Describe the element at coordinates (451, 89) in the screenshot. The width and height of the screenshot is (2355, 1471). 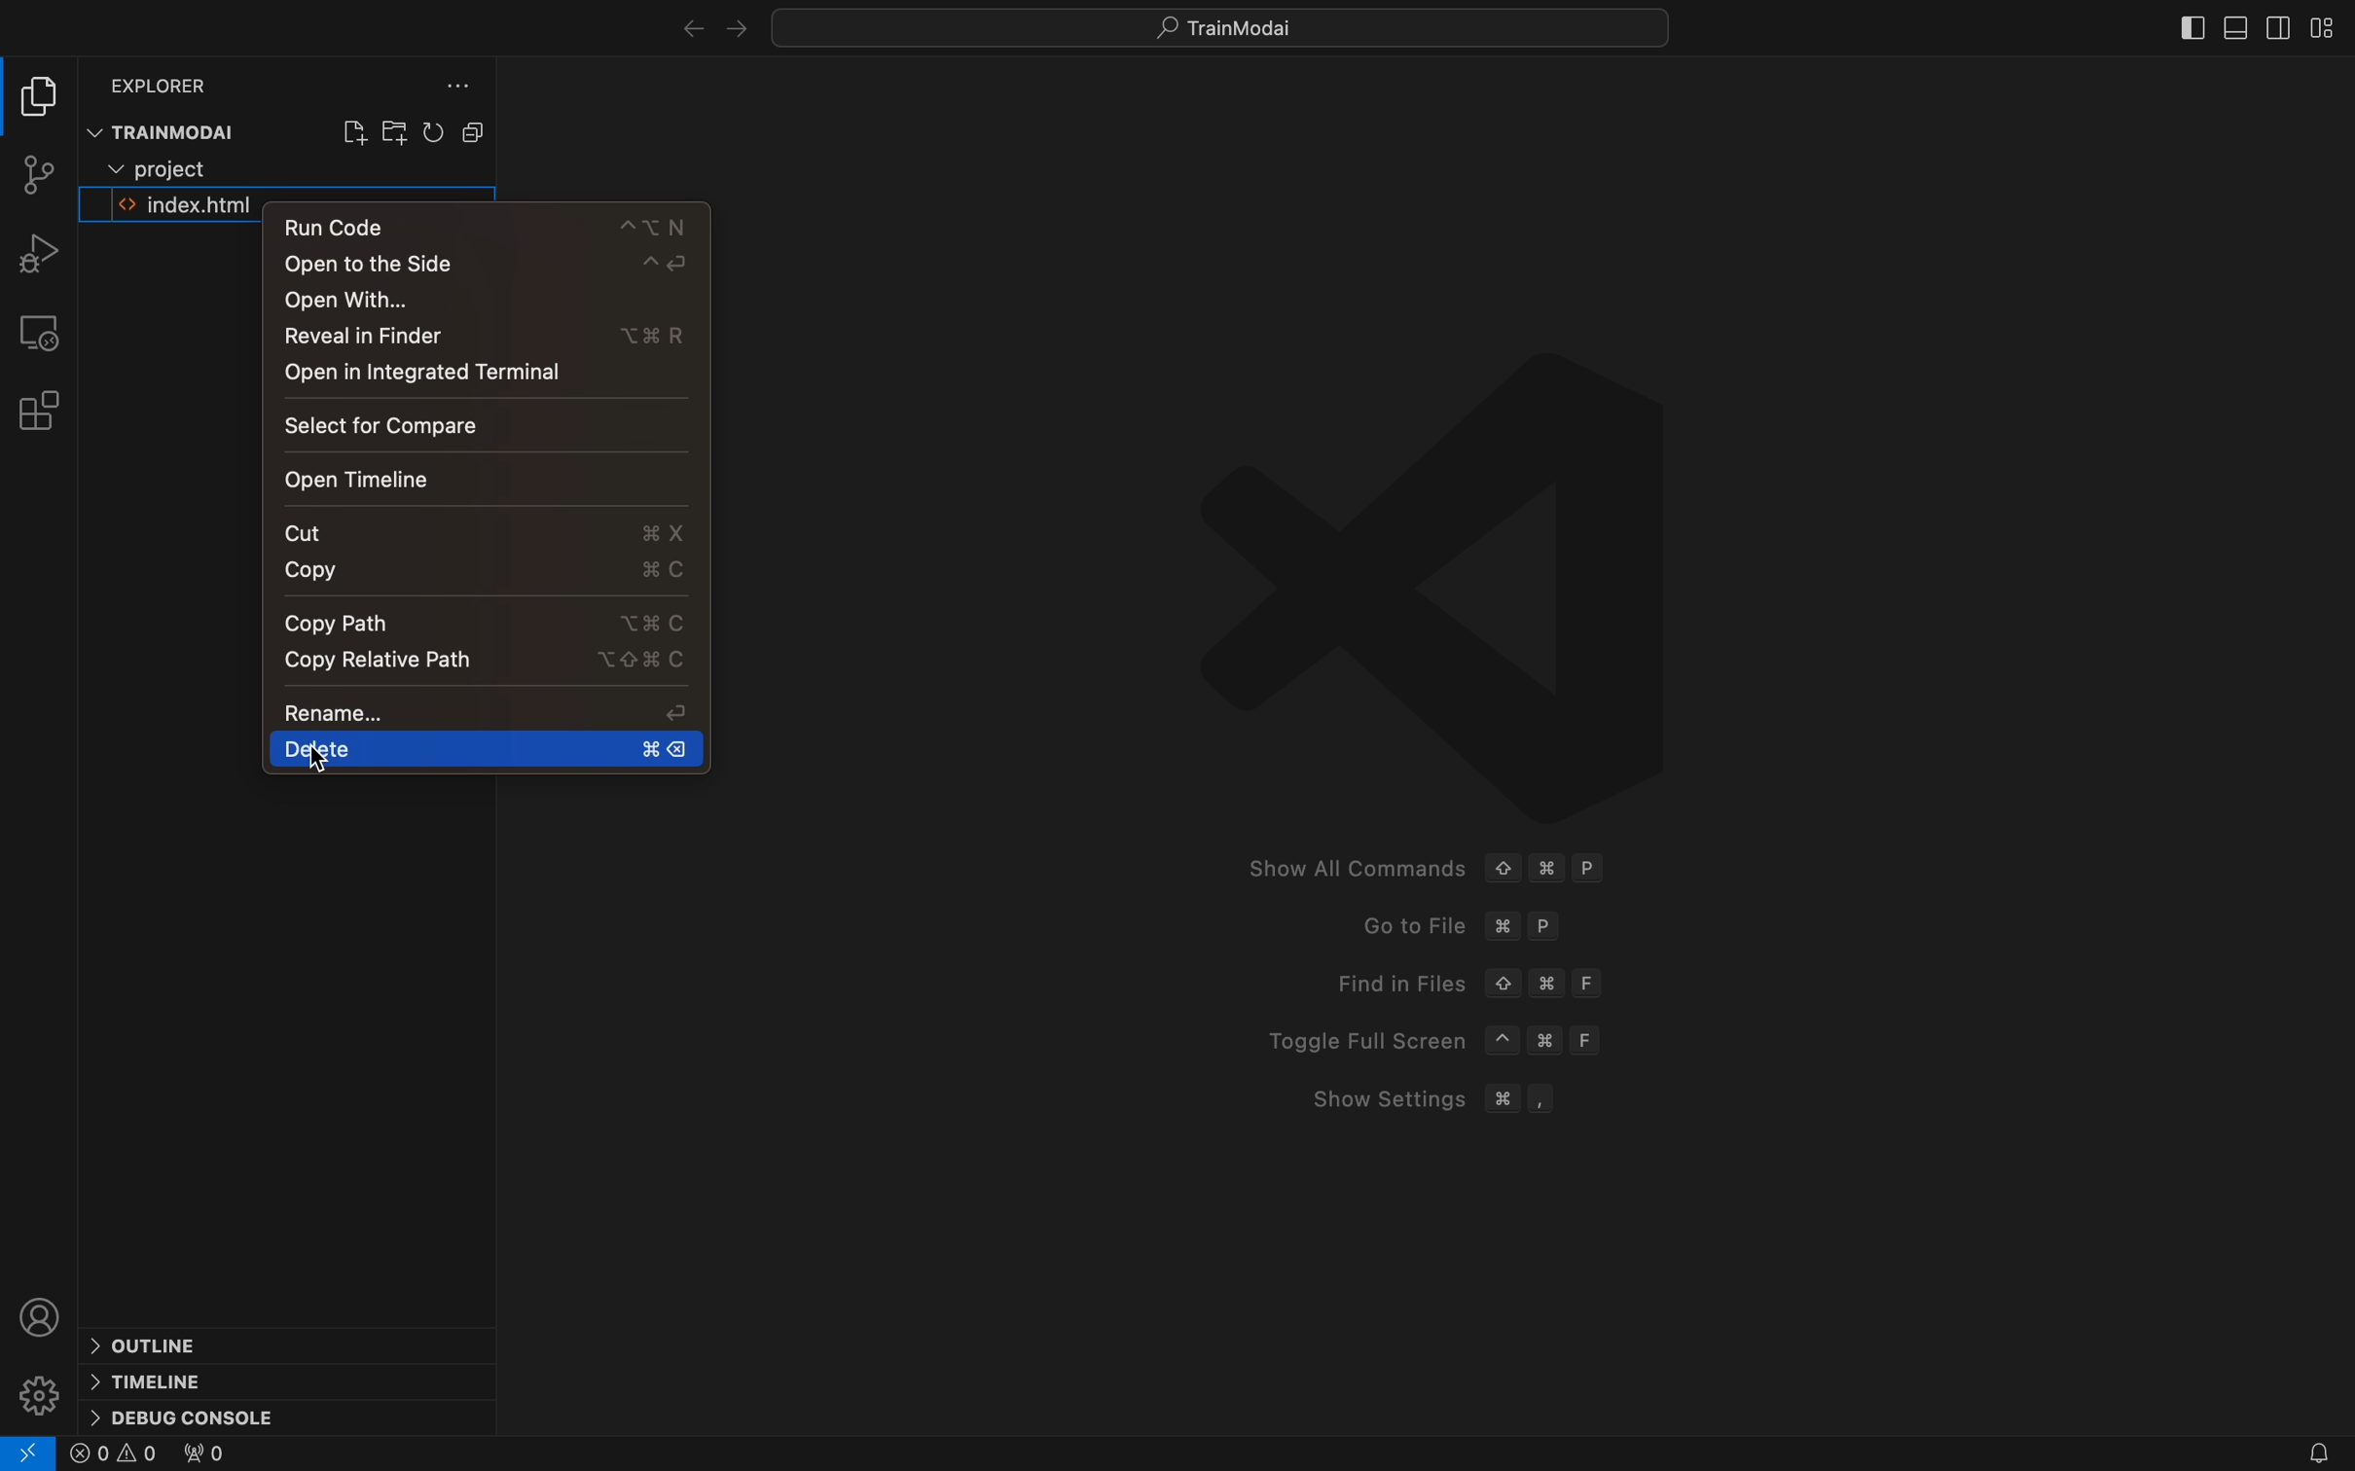
I see `explore settings` at that location.